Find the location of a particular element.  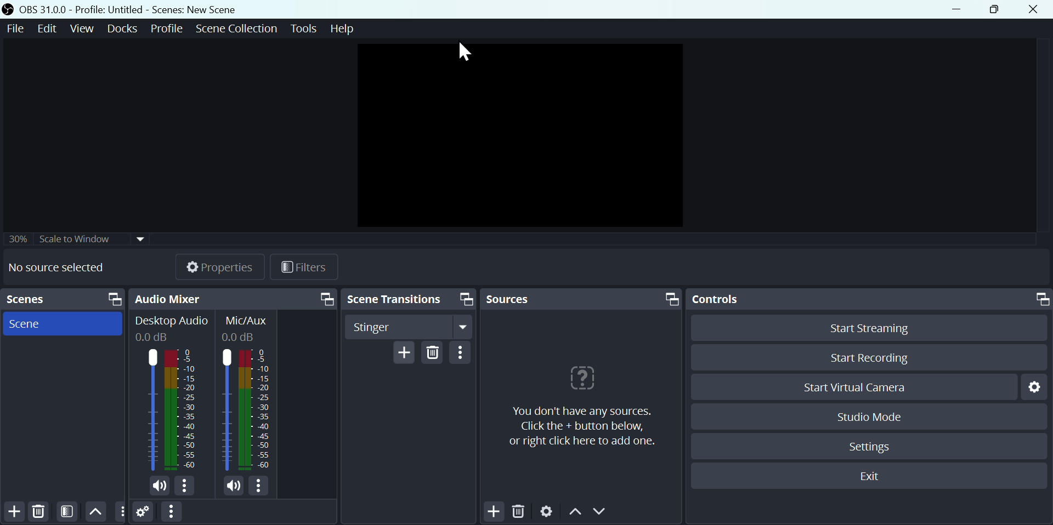

help is located at coordinates (579, 403).